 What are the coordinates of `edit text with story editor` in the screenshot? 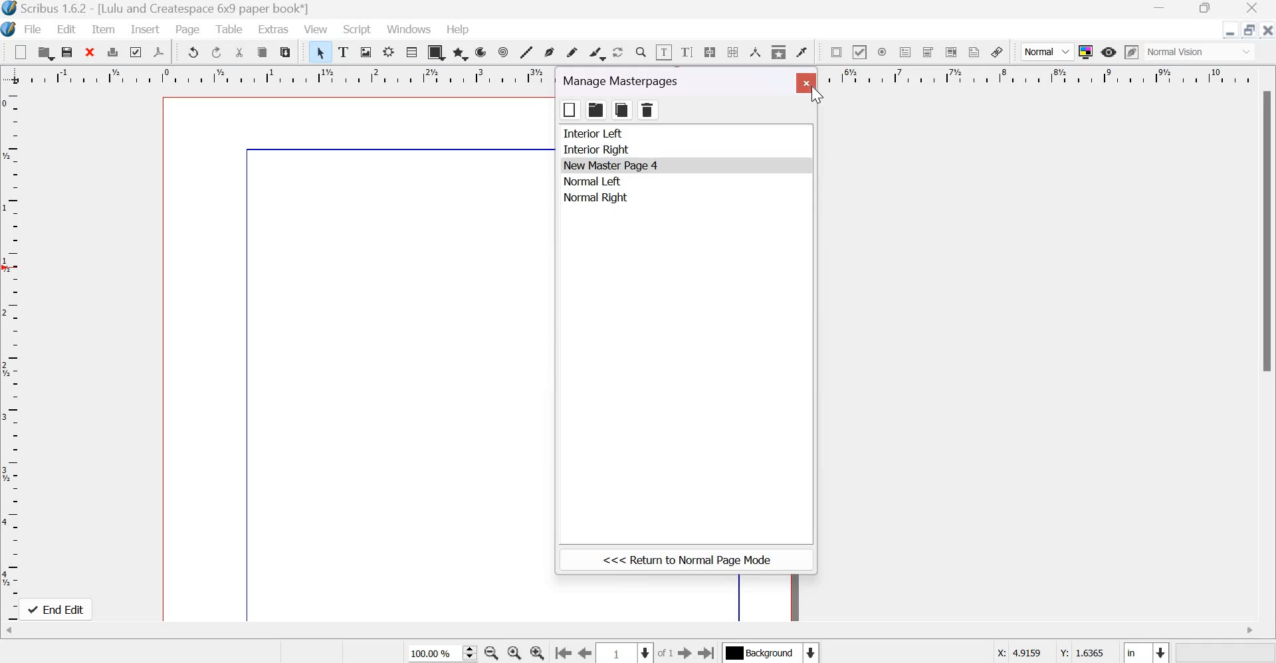 It's located at (687, 52).